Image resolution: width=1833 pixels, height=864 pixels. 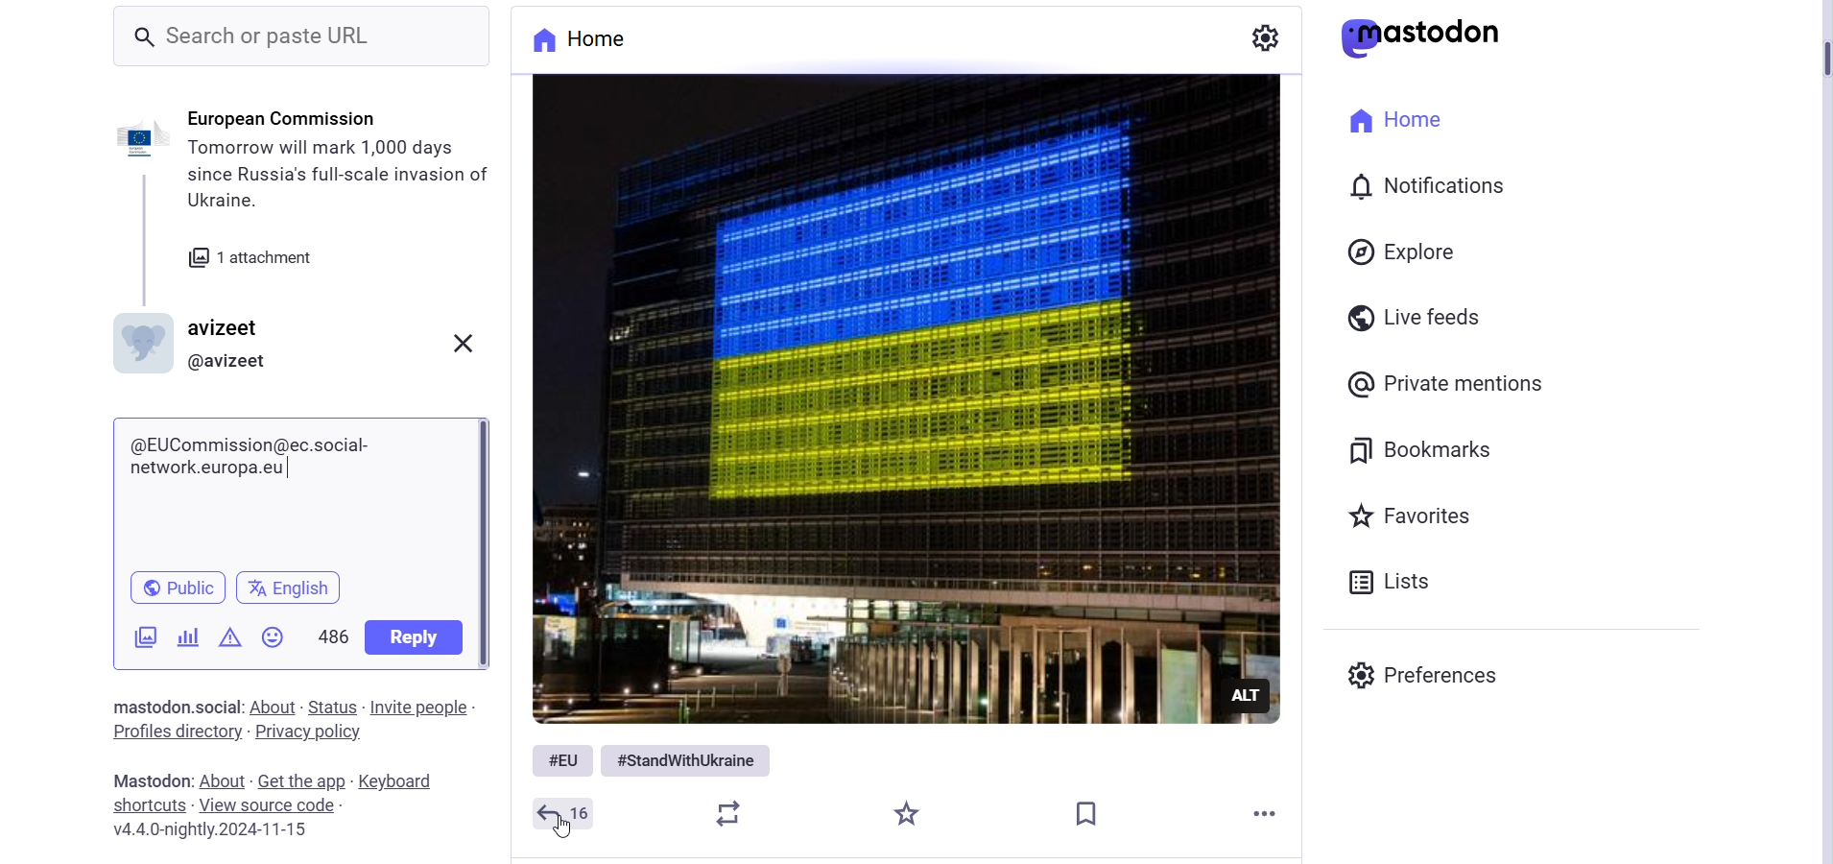 What do you see at coordinates (735, 813) in the screenshot?
I see `Boost` at bounding box center [735, 813].